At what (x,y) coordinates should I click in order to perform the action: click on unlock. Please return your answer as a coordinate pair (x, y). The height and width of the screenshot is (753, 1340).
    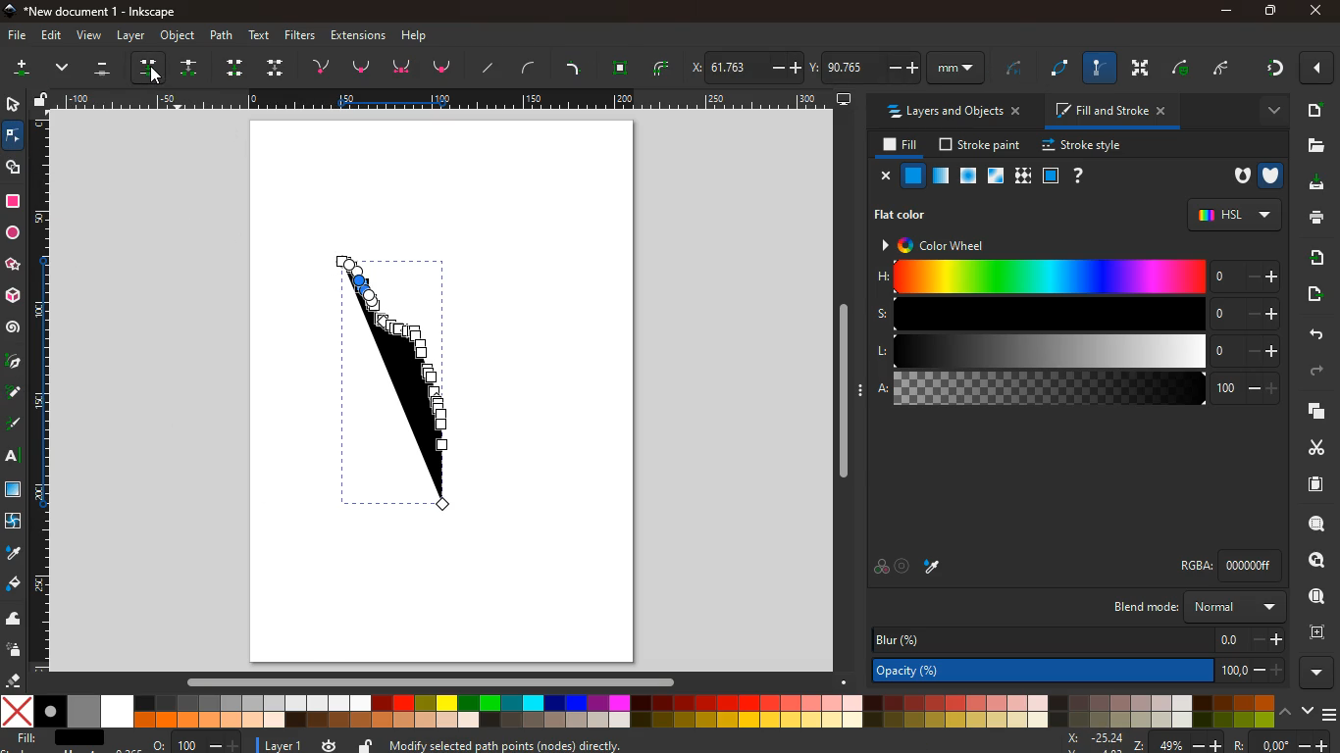
    Looking at the image, I should click on (367, 744).